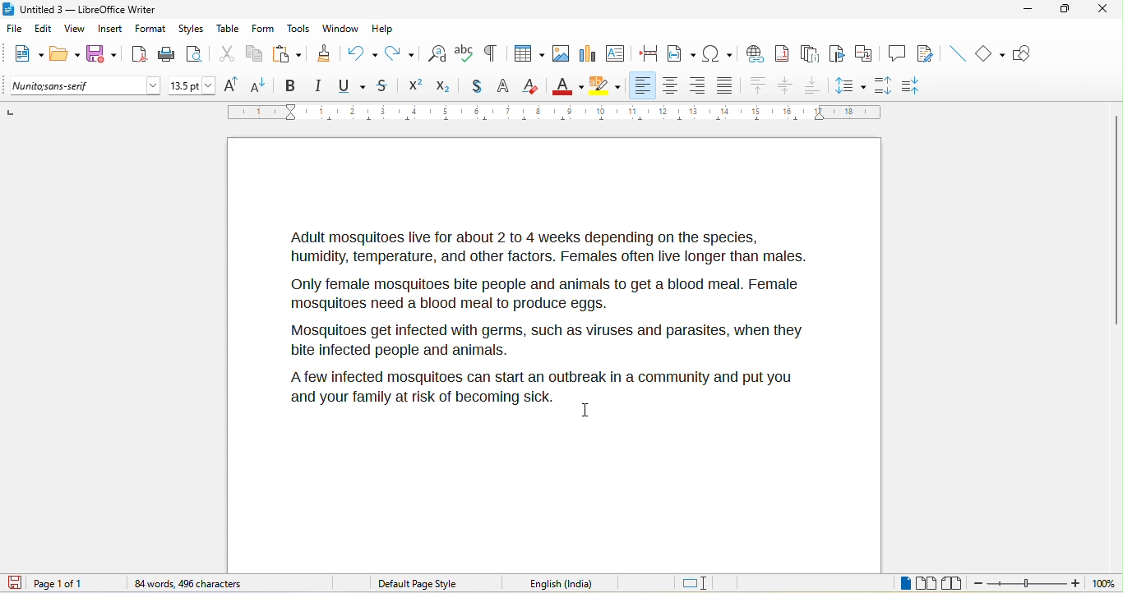 The width and height of the screenshot is (1123, 593). What do you see at coordinates (110, 30) in the screenshot?
I see `insert` at bounding box center [110, 30].